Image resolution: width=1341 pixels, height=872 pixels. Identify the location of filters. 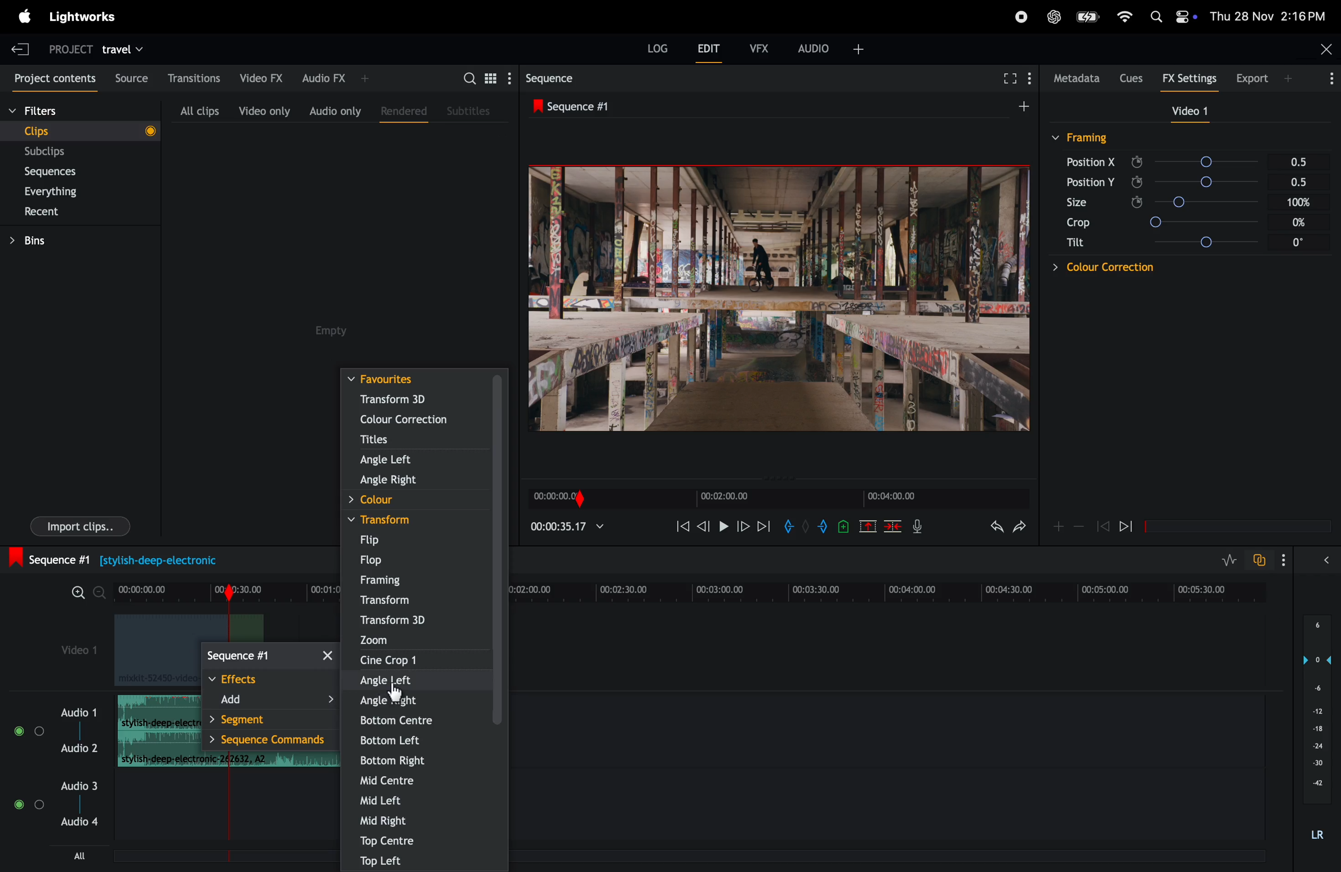
(59, 112).